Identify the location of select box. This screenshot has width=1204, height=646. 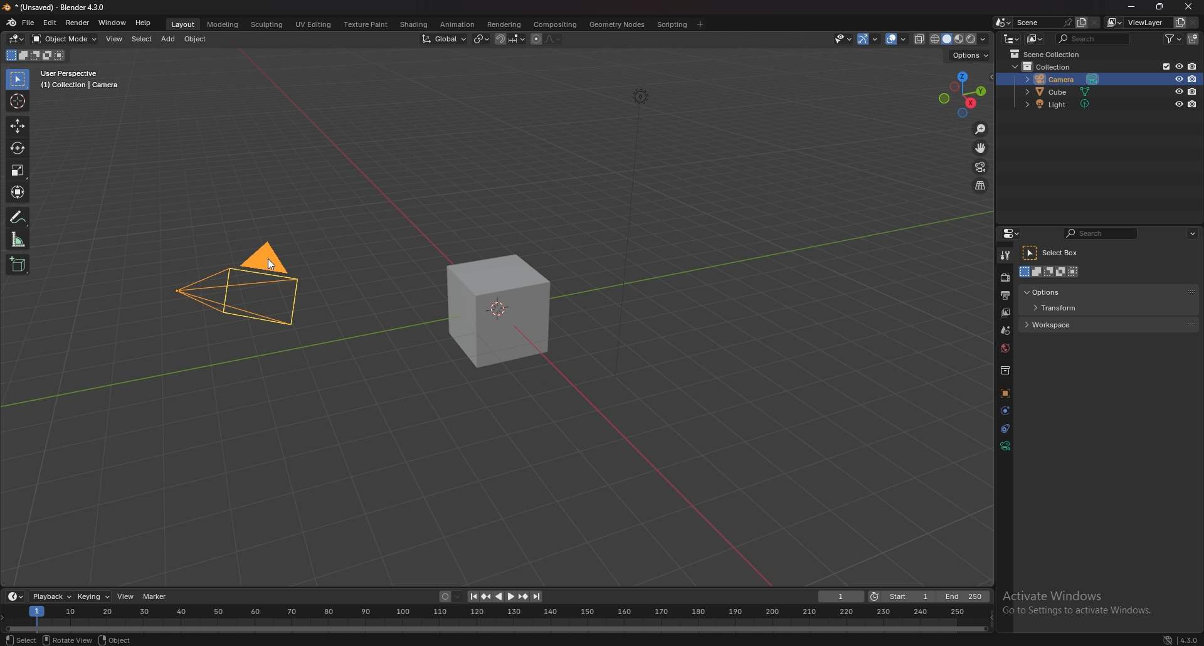
(1053, 253).